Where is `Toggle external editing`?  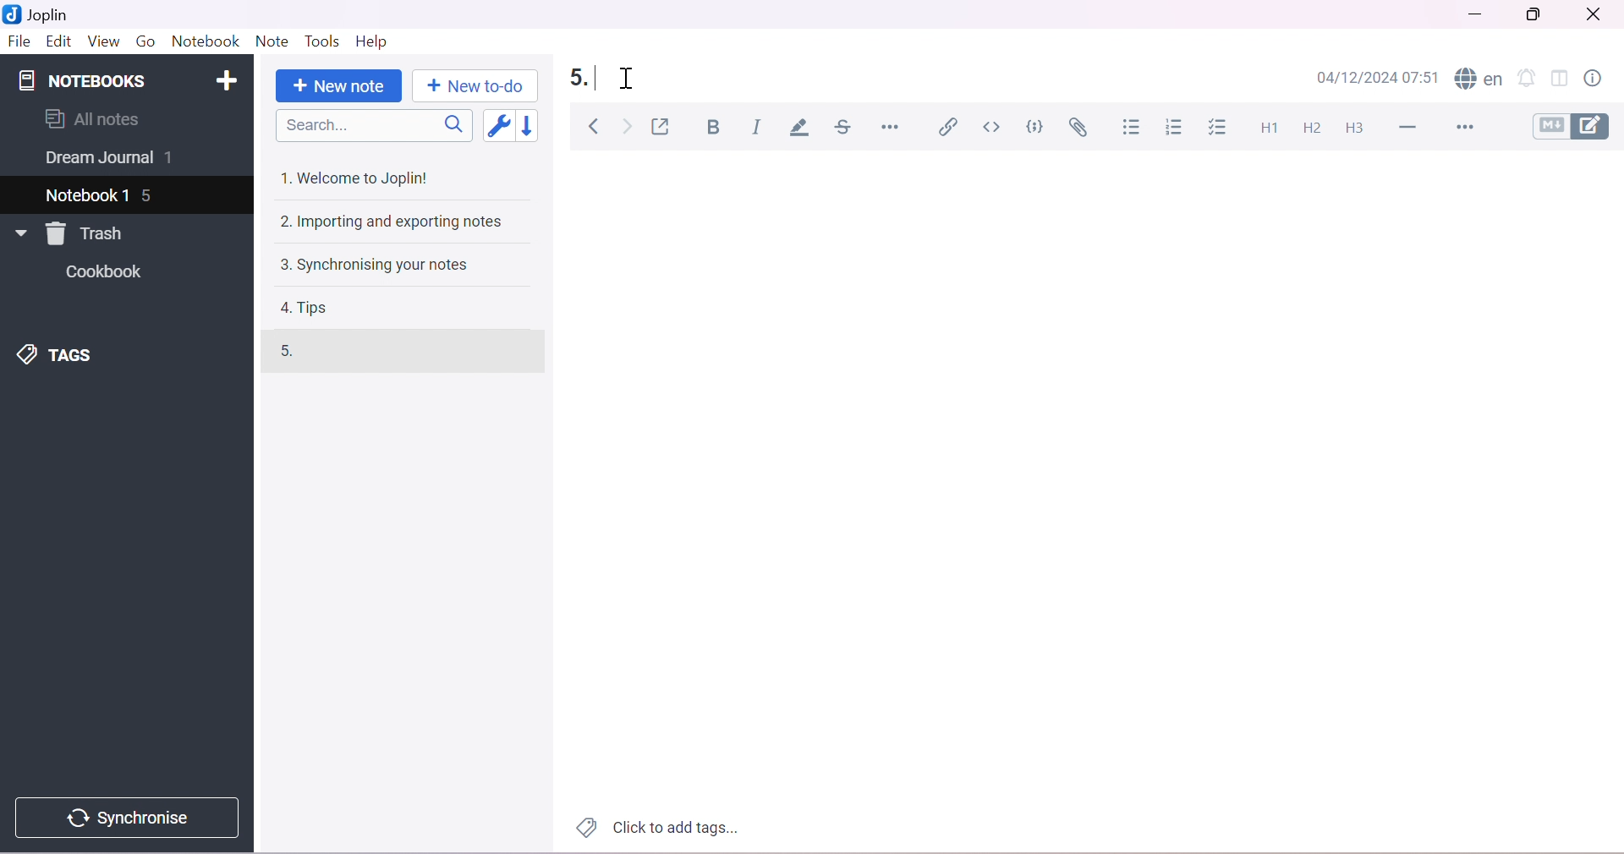
Toggle external editing is located at coordinates (664, 127).